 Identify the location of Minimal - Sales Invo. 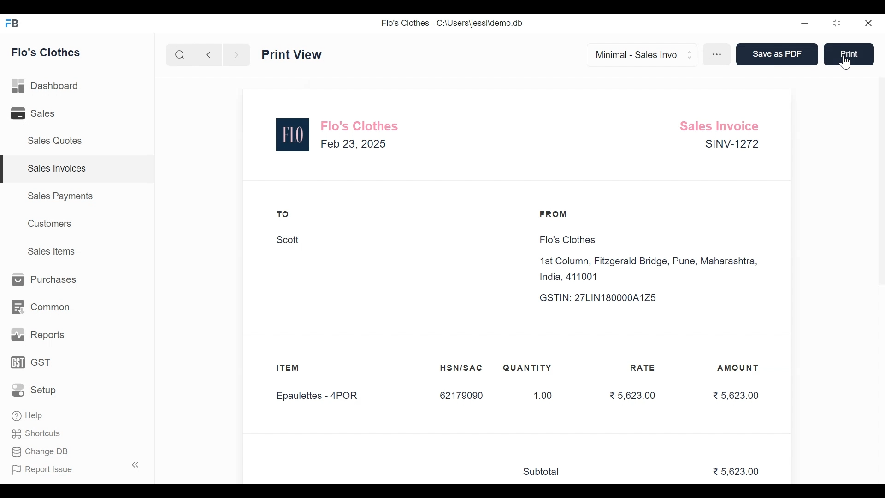
(638, 54).